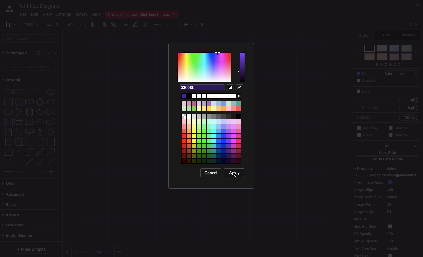 This screenshot has height=257, width=423. I want to click on Fill color, so click(127, 24).